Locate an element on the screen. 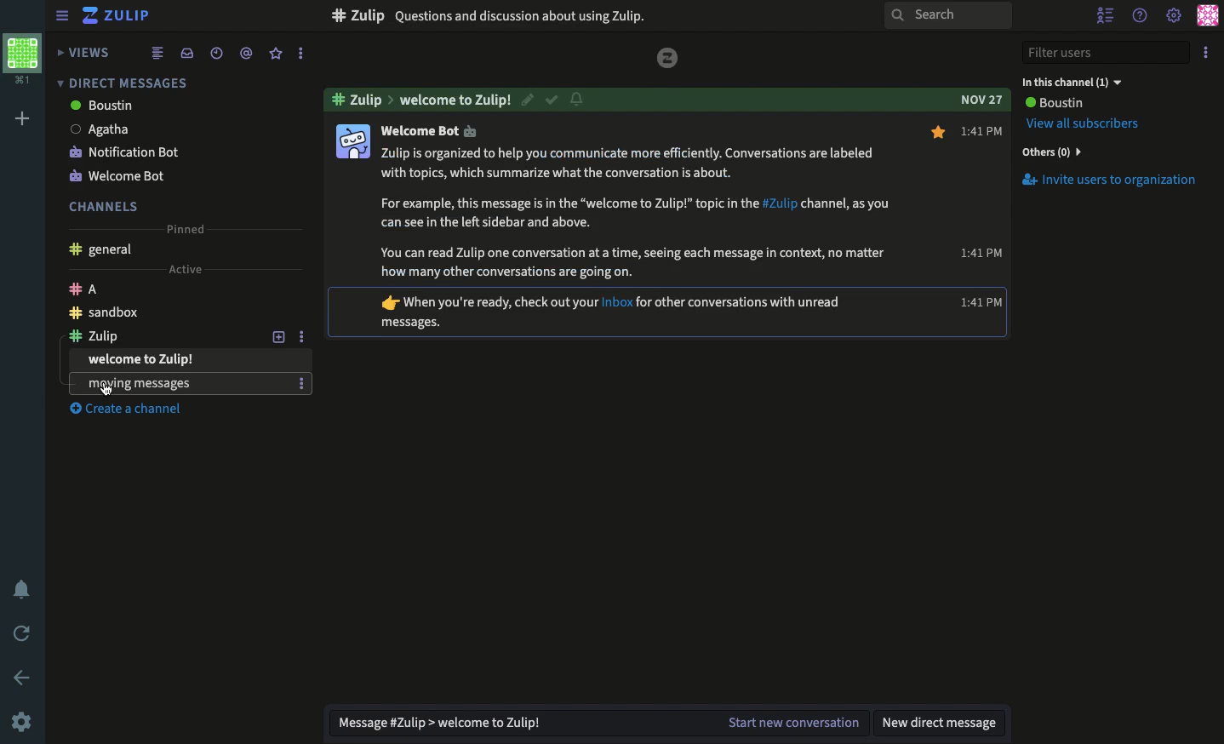 Image resolution: width=1224 pixels, height=744 pixels. Others is located at coordinates (1050, 152).